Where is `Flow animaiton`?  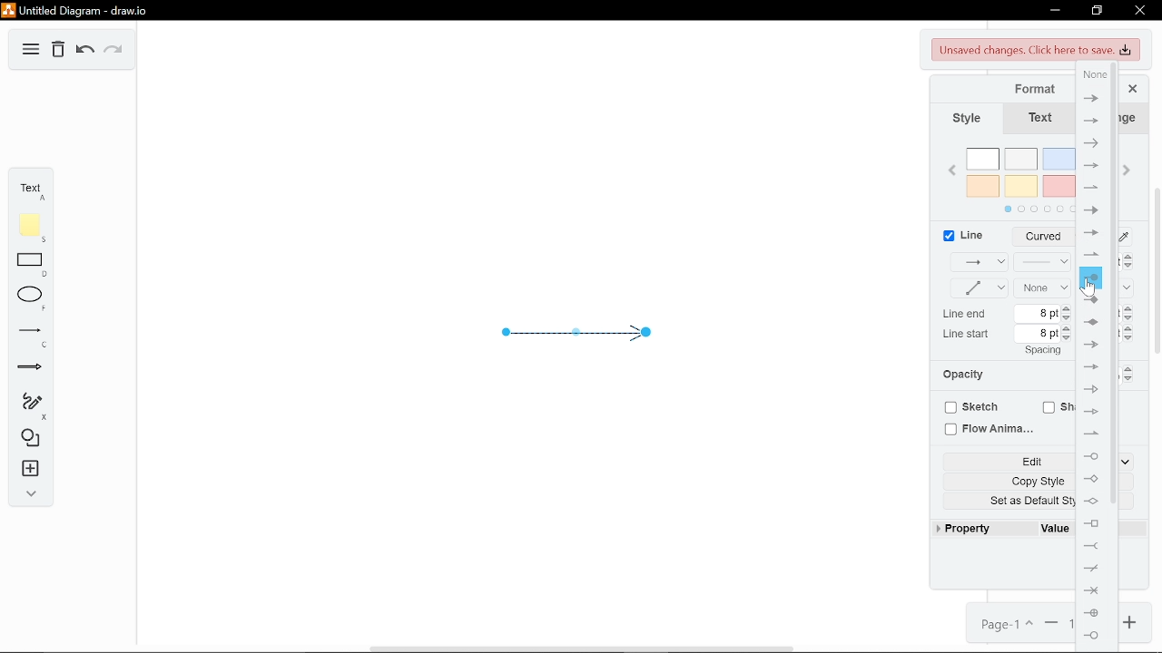 Flow animaiton is located at coordinates (987, 430).